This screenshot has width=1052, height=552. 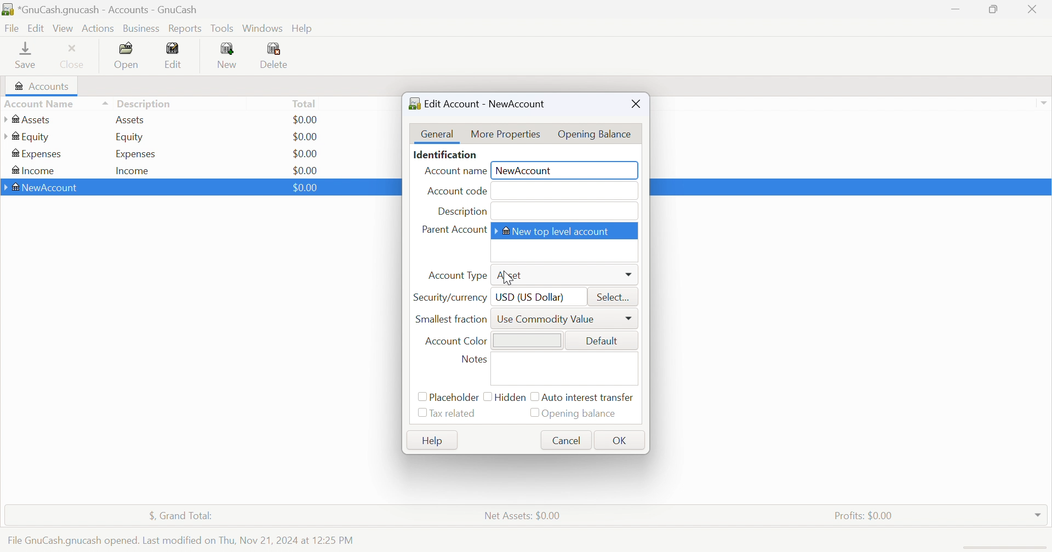 What do you see at coordinates (32, 171) in the screenshot?
I see `Income` at bounding box center [32, 171].